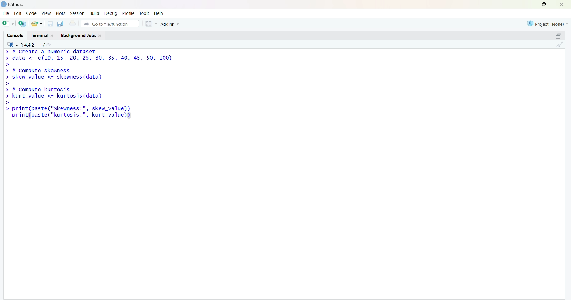 Image resolution: width=571 pixels, height=300 pixels. I want to click on Plots, so click(61, 13).